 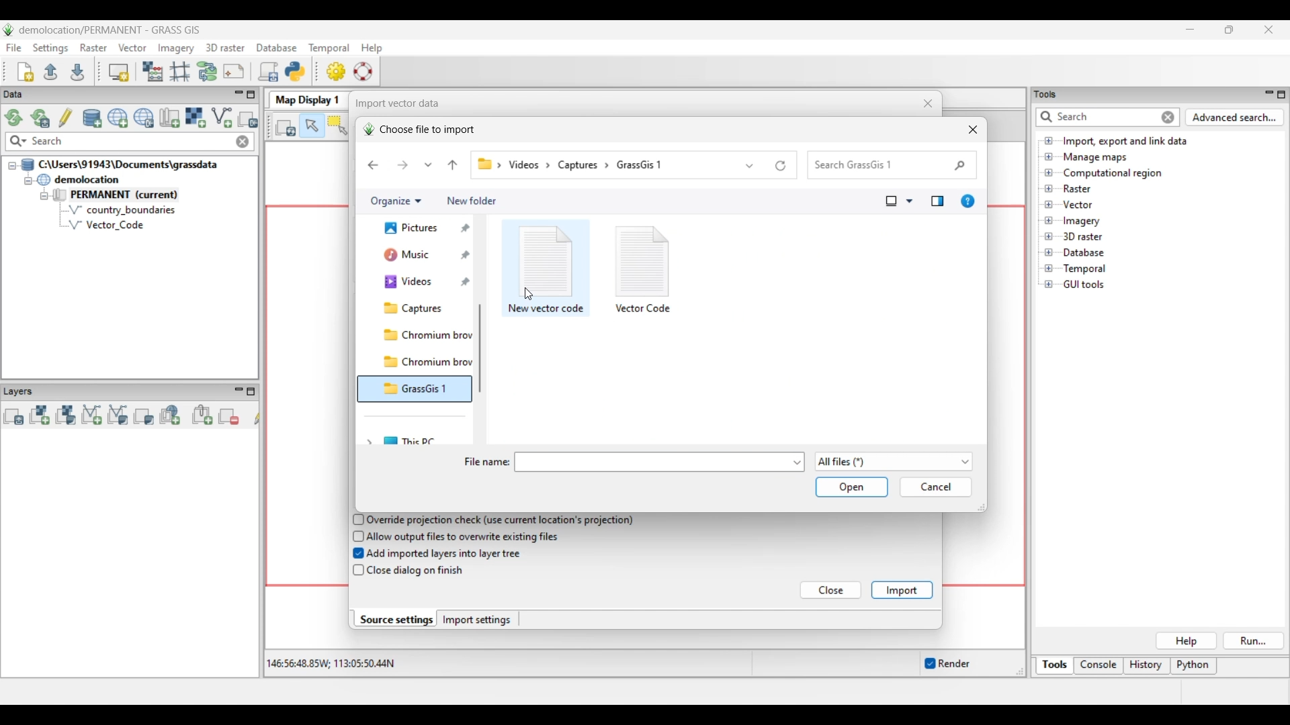 I want to click on Settings menu, so click(x=50, y=48).